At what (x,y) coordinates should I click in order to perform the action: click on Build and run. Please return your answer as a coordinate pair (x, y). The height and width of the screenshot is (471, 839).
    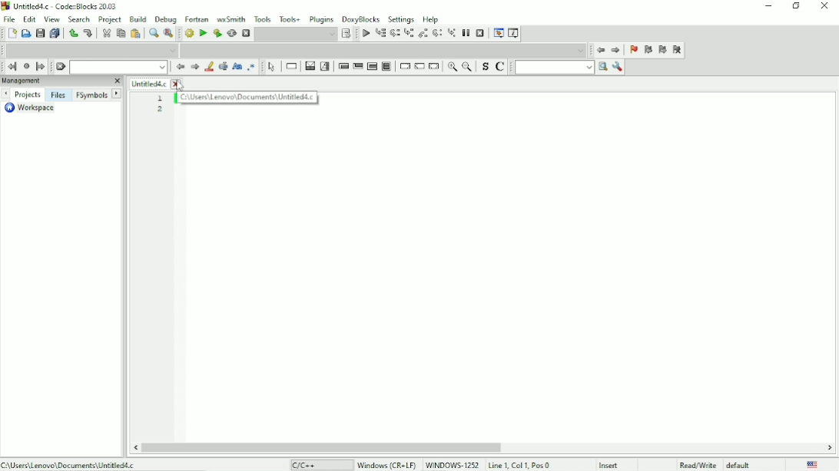
    Looking at the image, I should click on (217, 33).